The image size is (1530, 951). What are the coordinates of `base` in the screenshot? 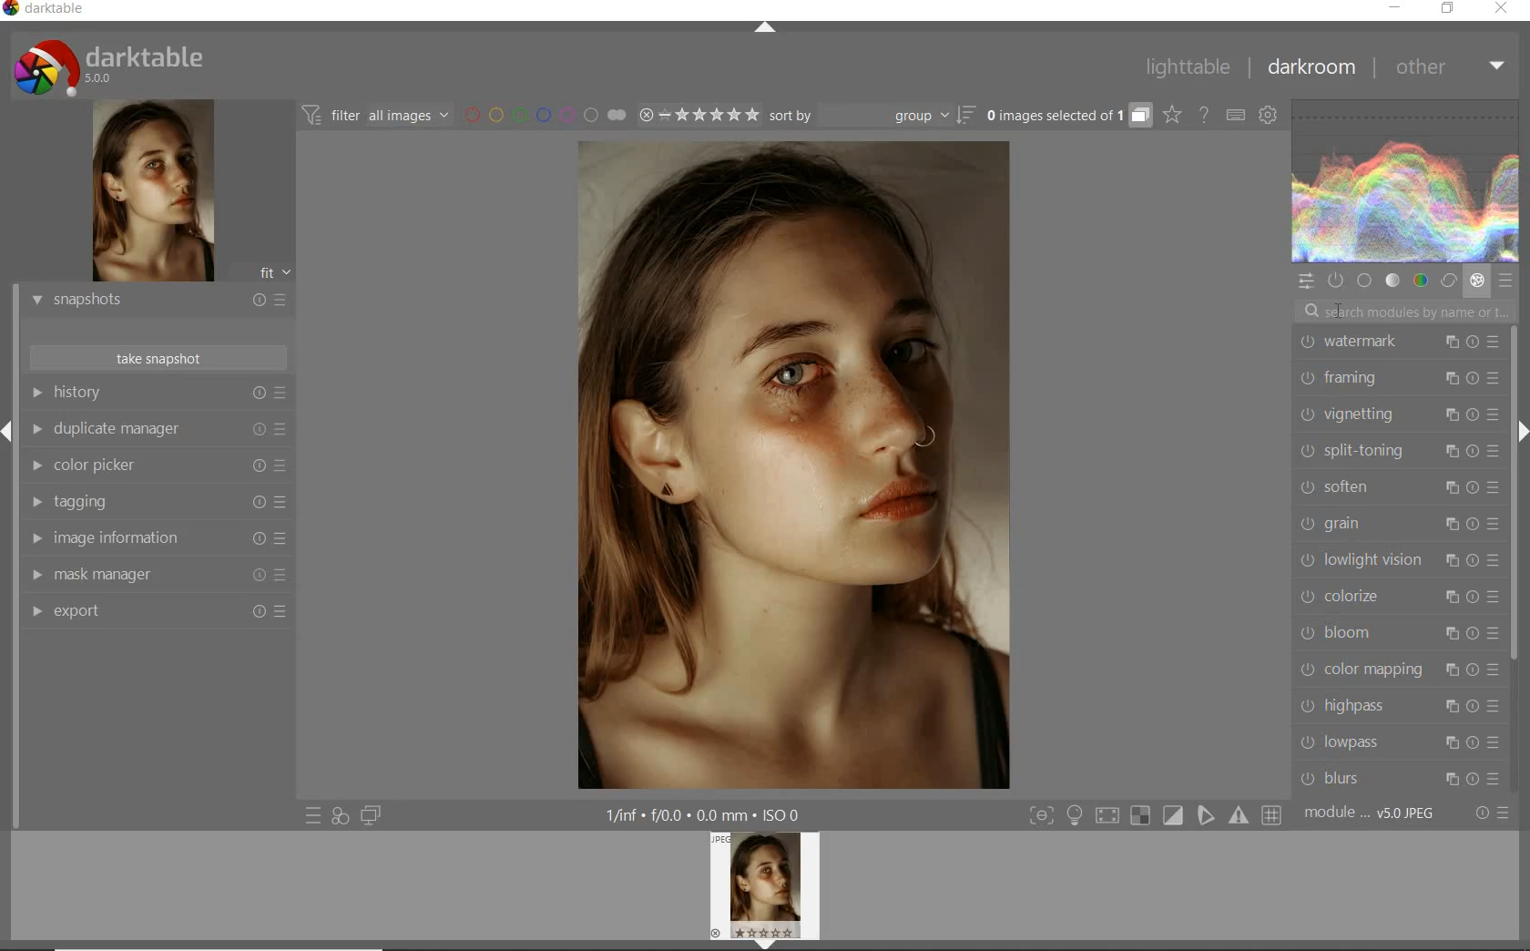 It's located at (1364, 281).